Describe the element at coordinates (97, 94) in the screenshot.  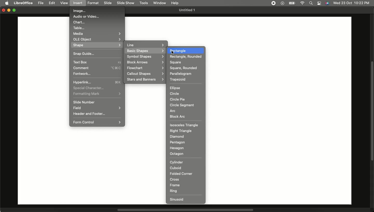
I see `Formating mark` at that location.